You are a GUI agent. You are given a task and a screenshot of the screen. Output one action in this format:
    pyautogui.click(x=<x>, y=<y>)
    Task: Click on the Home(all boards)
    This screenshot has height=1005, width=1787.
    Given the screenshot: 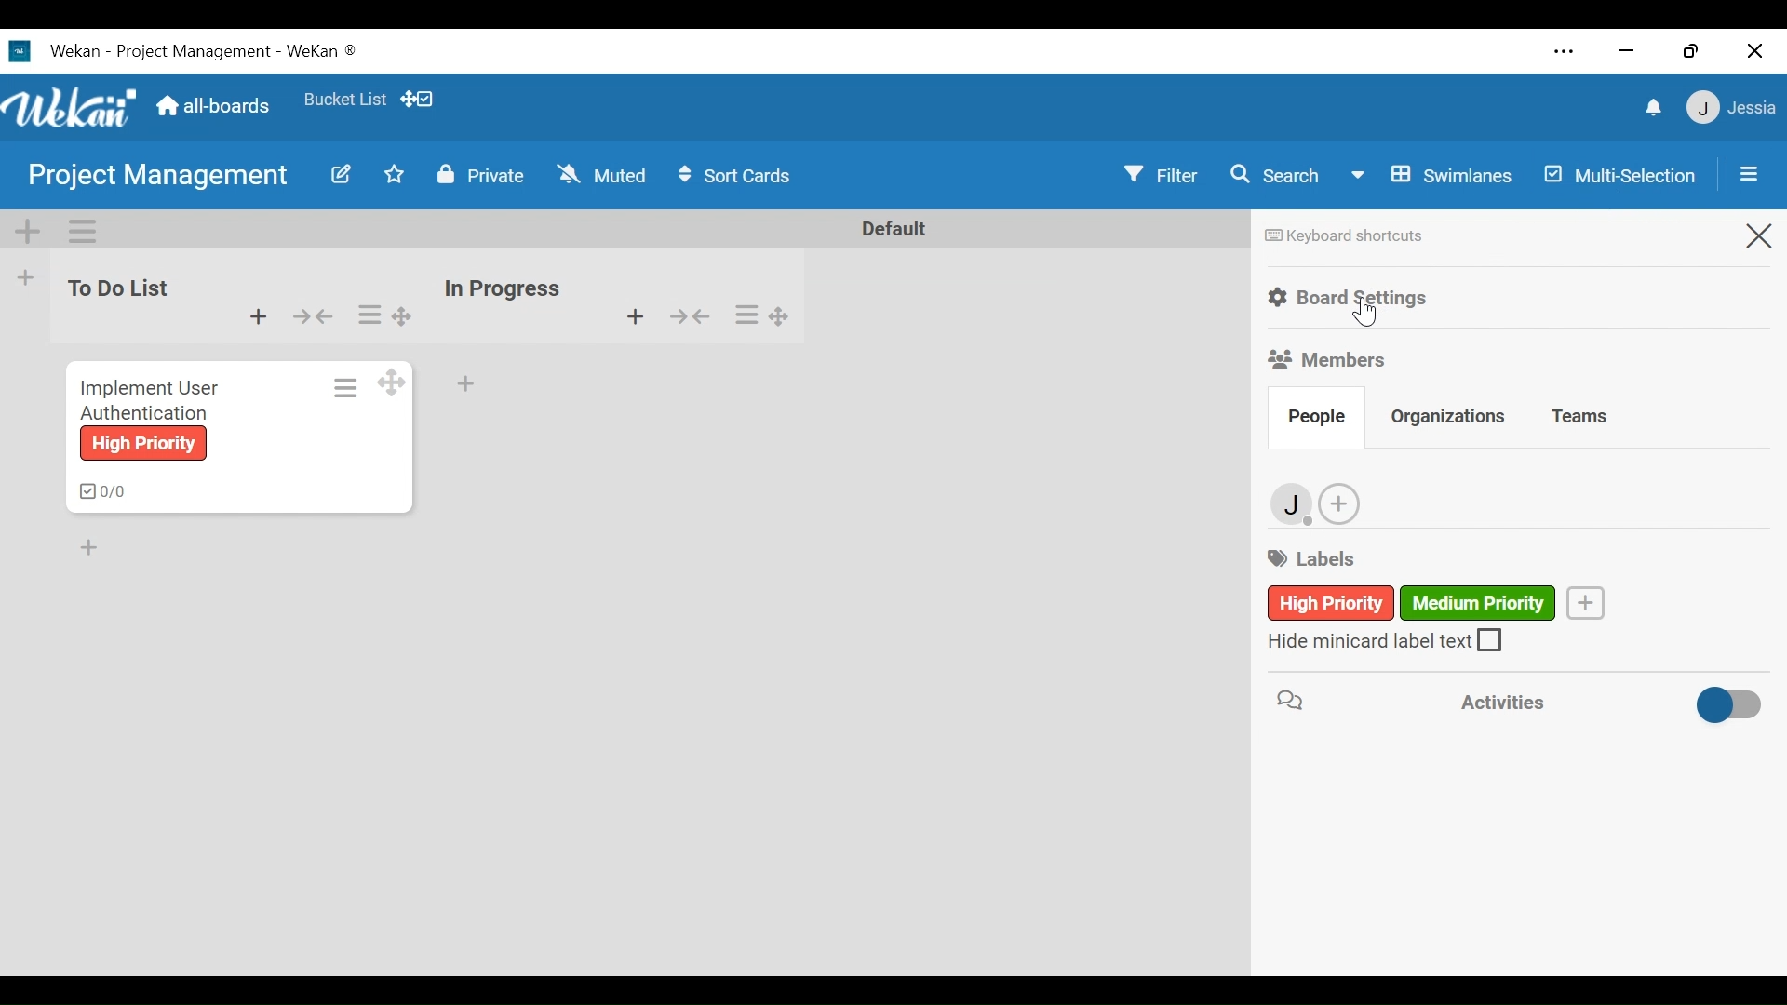 What is the action you would take?
    pyautogui.click(x=215, y=100)
    